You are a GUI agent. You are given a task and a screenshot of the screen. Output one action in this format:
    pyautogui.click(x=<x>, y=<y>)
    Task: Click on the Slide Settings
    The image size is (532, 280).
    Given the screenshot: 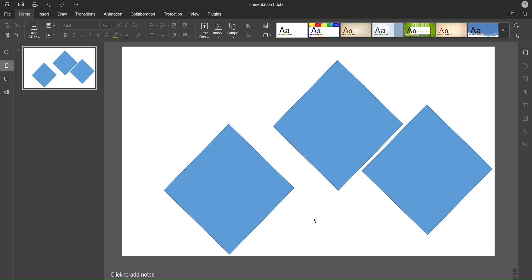 What is the action you would take?
    pyautogui.click(x=51, y=26)
    